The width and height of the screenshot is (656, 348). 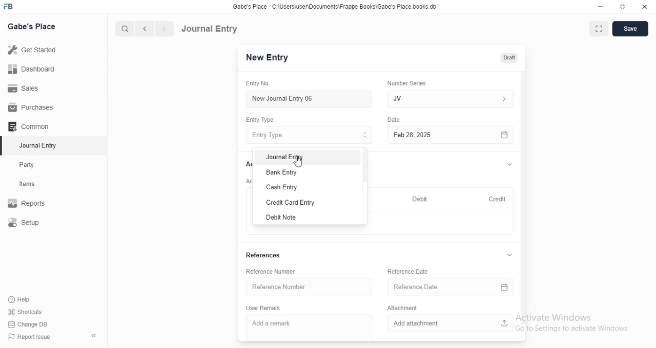 I want to click on Party, so click(x=34, y=165).